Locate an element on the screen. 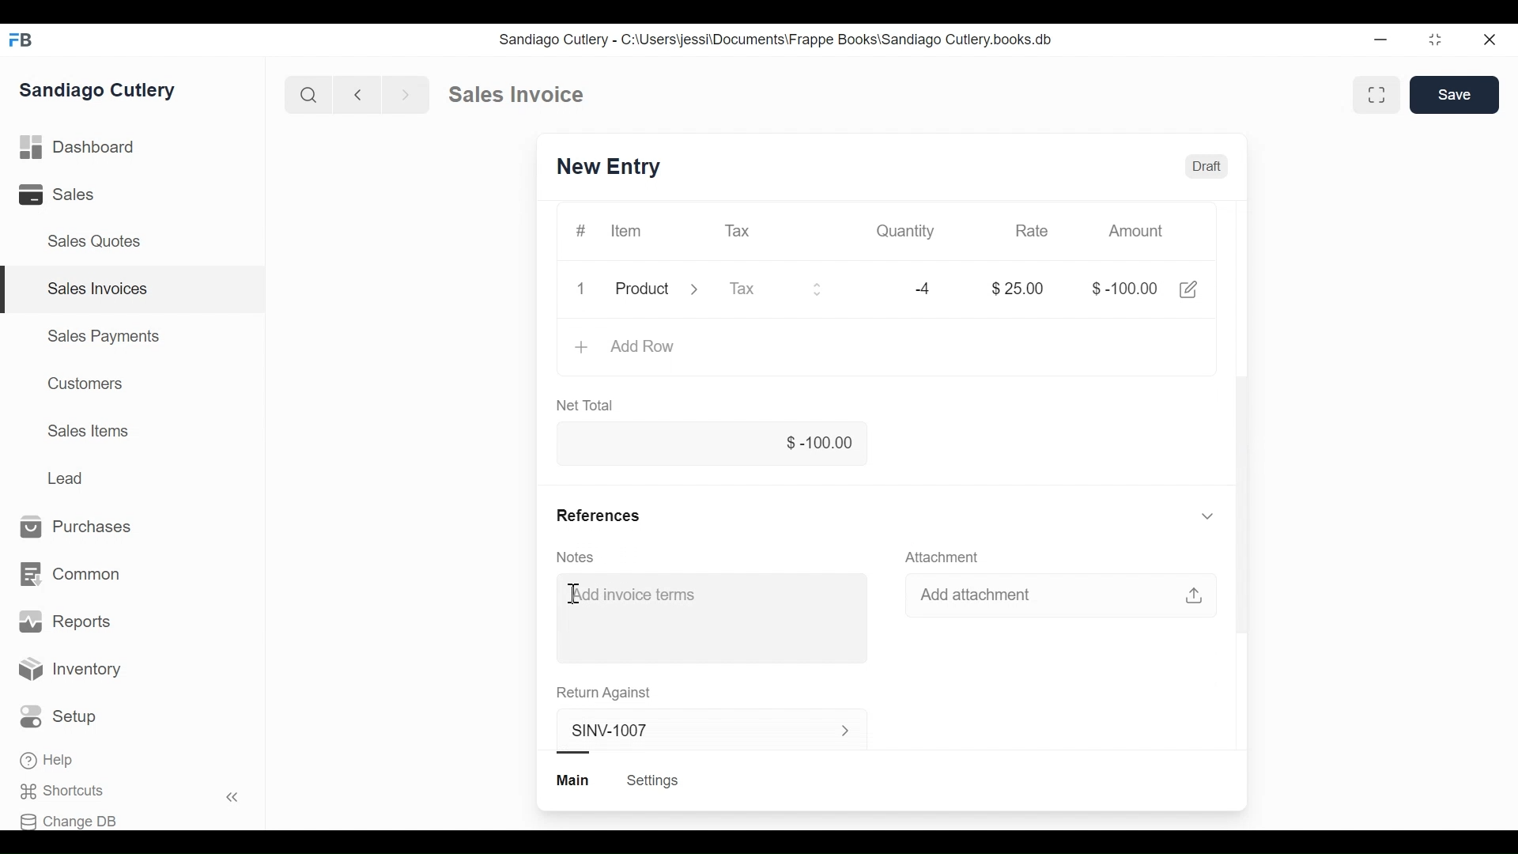 This screenshot has width=1518, height=854. Purchases is located at coordinates (76, 526).